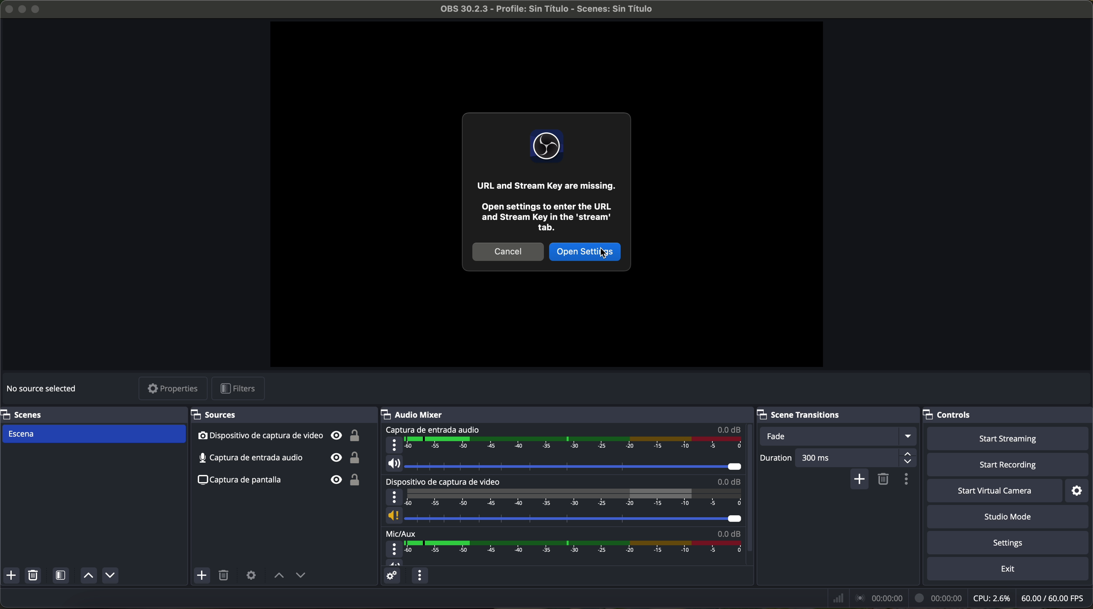 The height and width of the screenshot is (609, 1093). What do you see at coordinates (905, 480) in the screenshot?
I see `transition properties` at bounding box center [905, 480].